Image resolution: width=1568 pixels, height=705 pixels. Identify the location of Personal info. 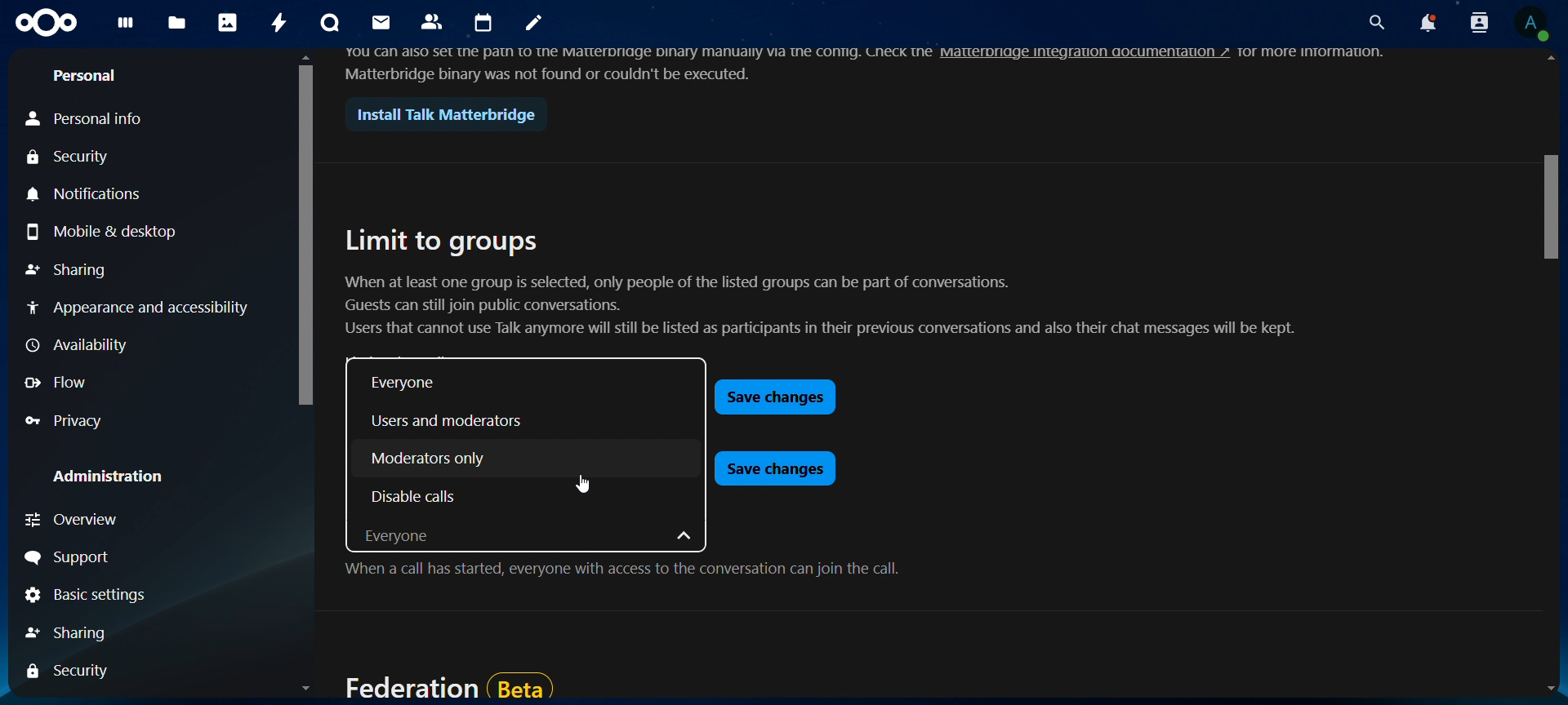
(90, 115).